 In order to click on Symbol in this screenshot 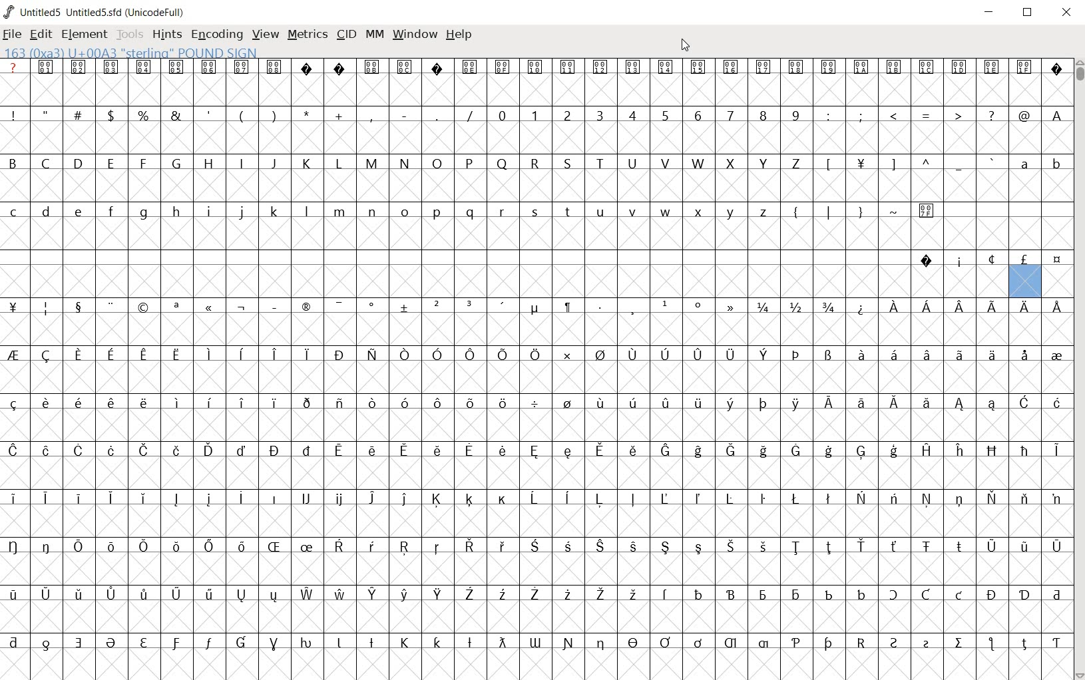, I will do `click(208, 352)`.